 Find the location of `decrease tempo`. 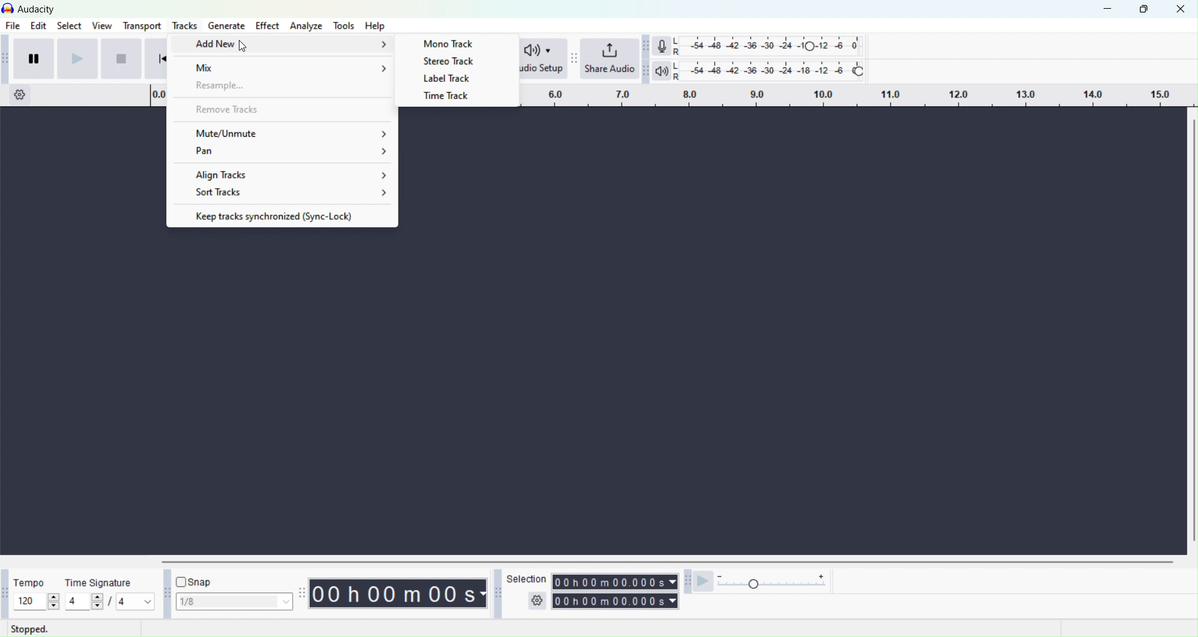

decrease tempo is located at coordinates (54, 607).